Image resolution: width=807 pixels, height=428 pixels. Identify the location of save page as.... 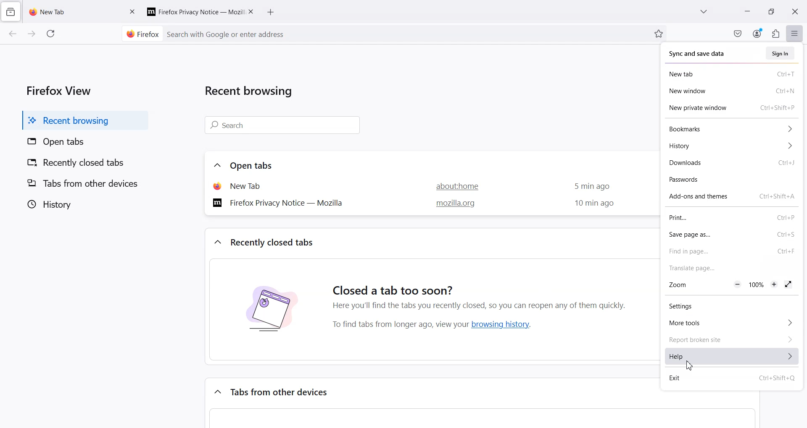
(731, 235).